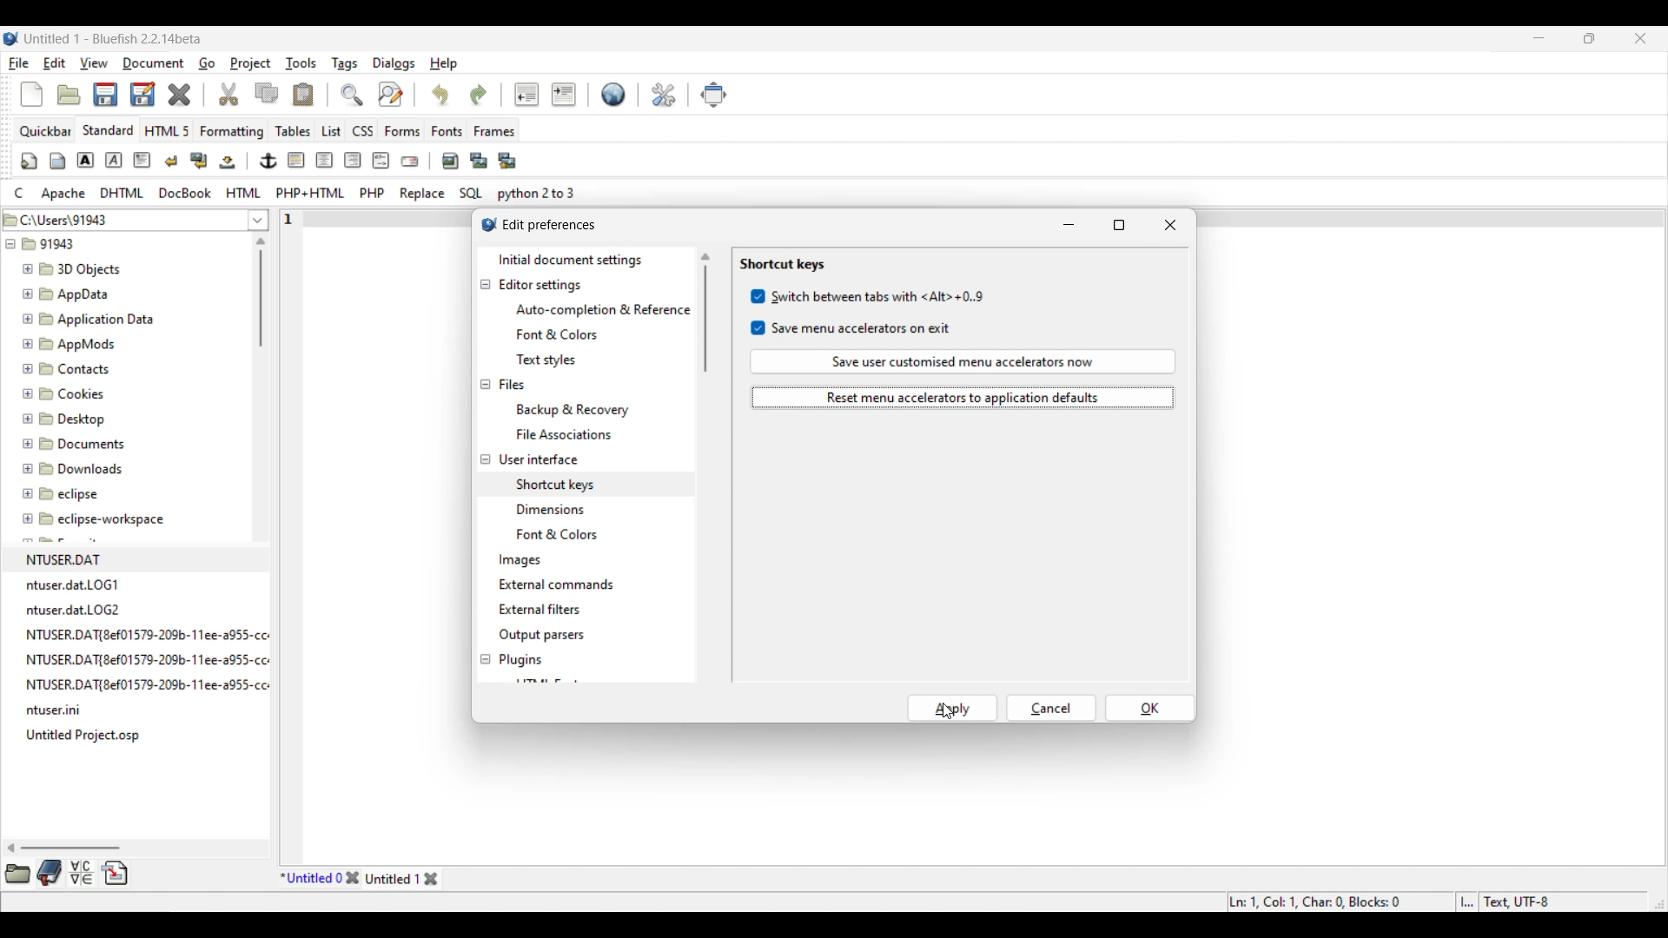  What do you see at coordinates (229, 94) in the screenshot?
I see `Cut` at bounding box center [229, 94].